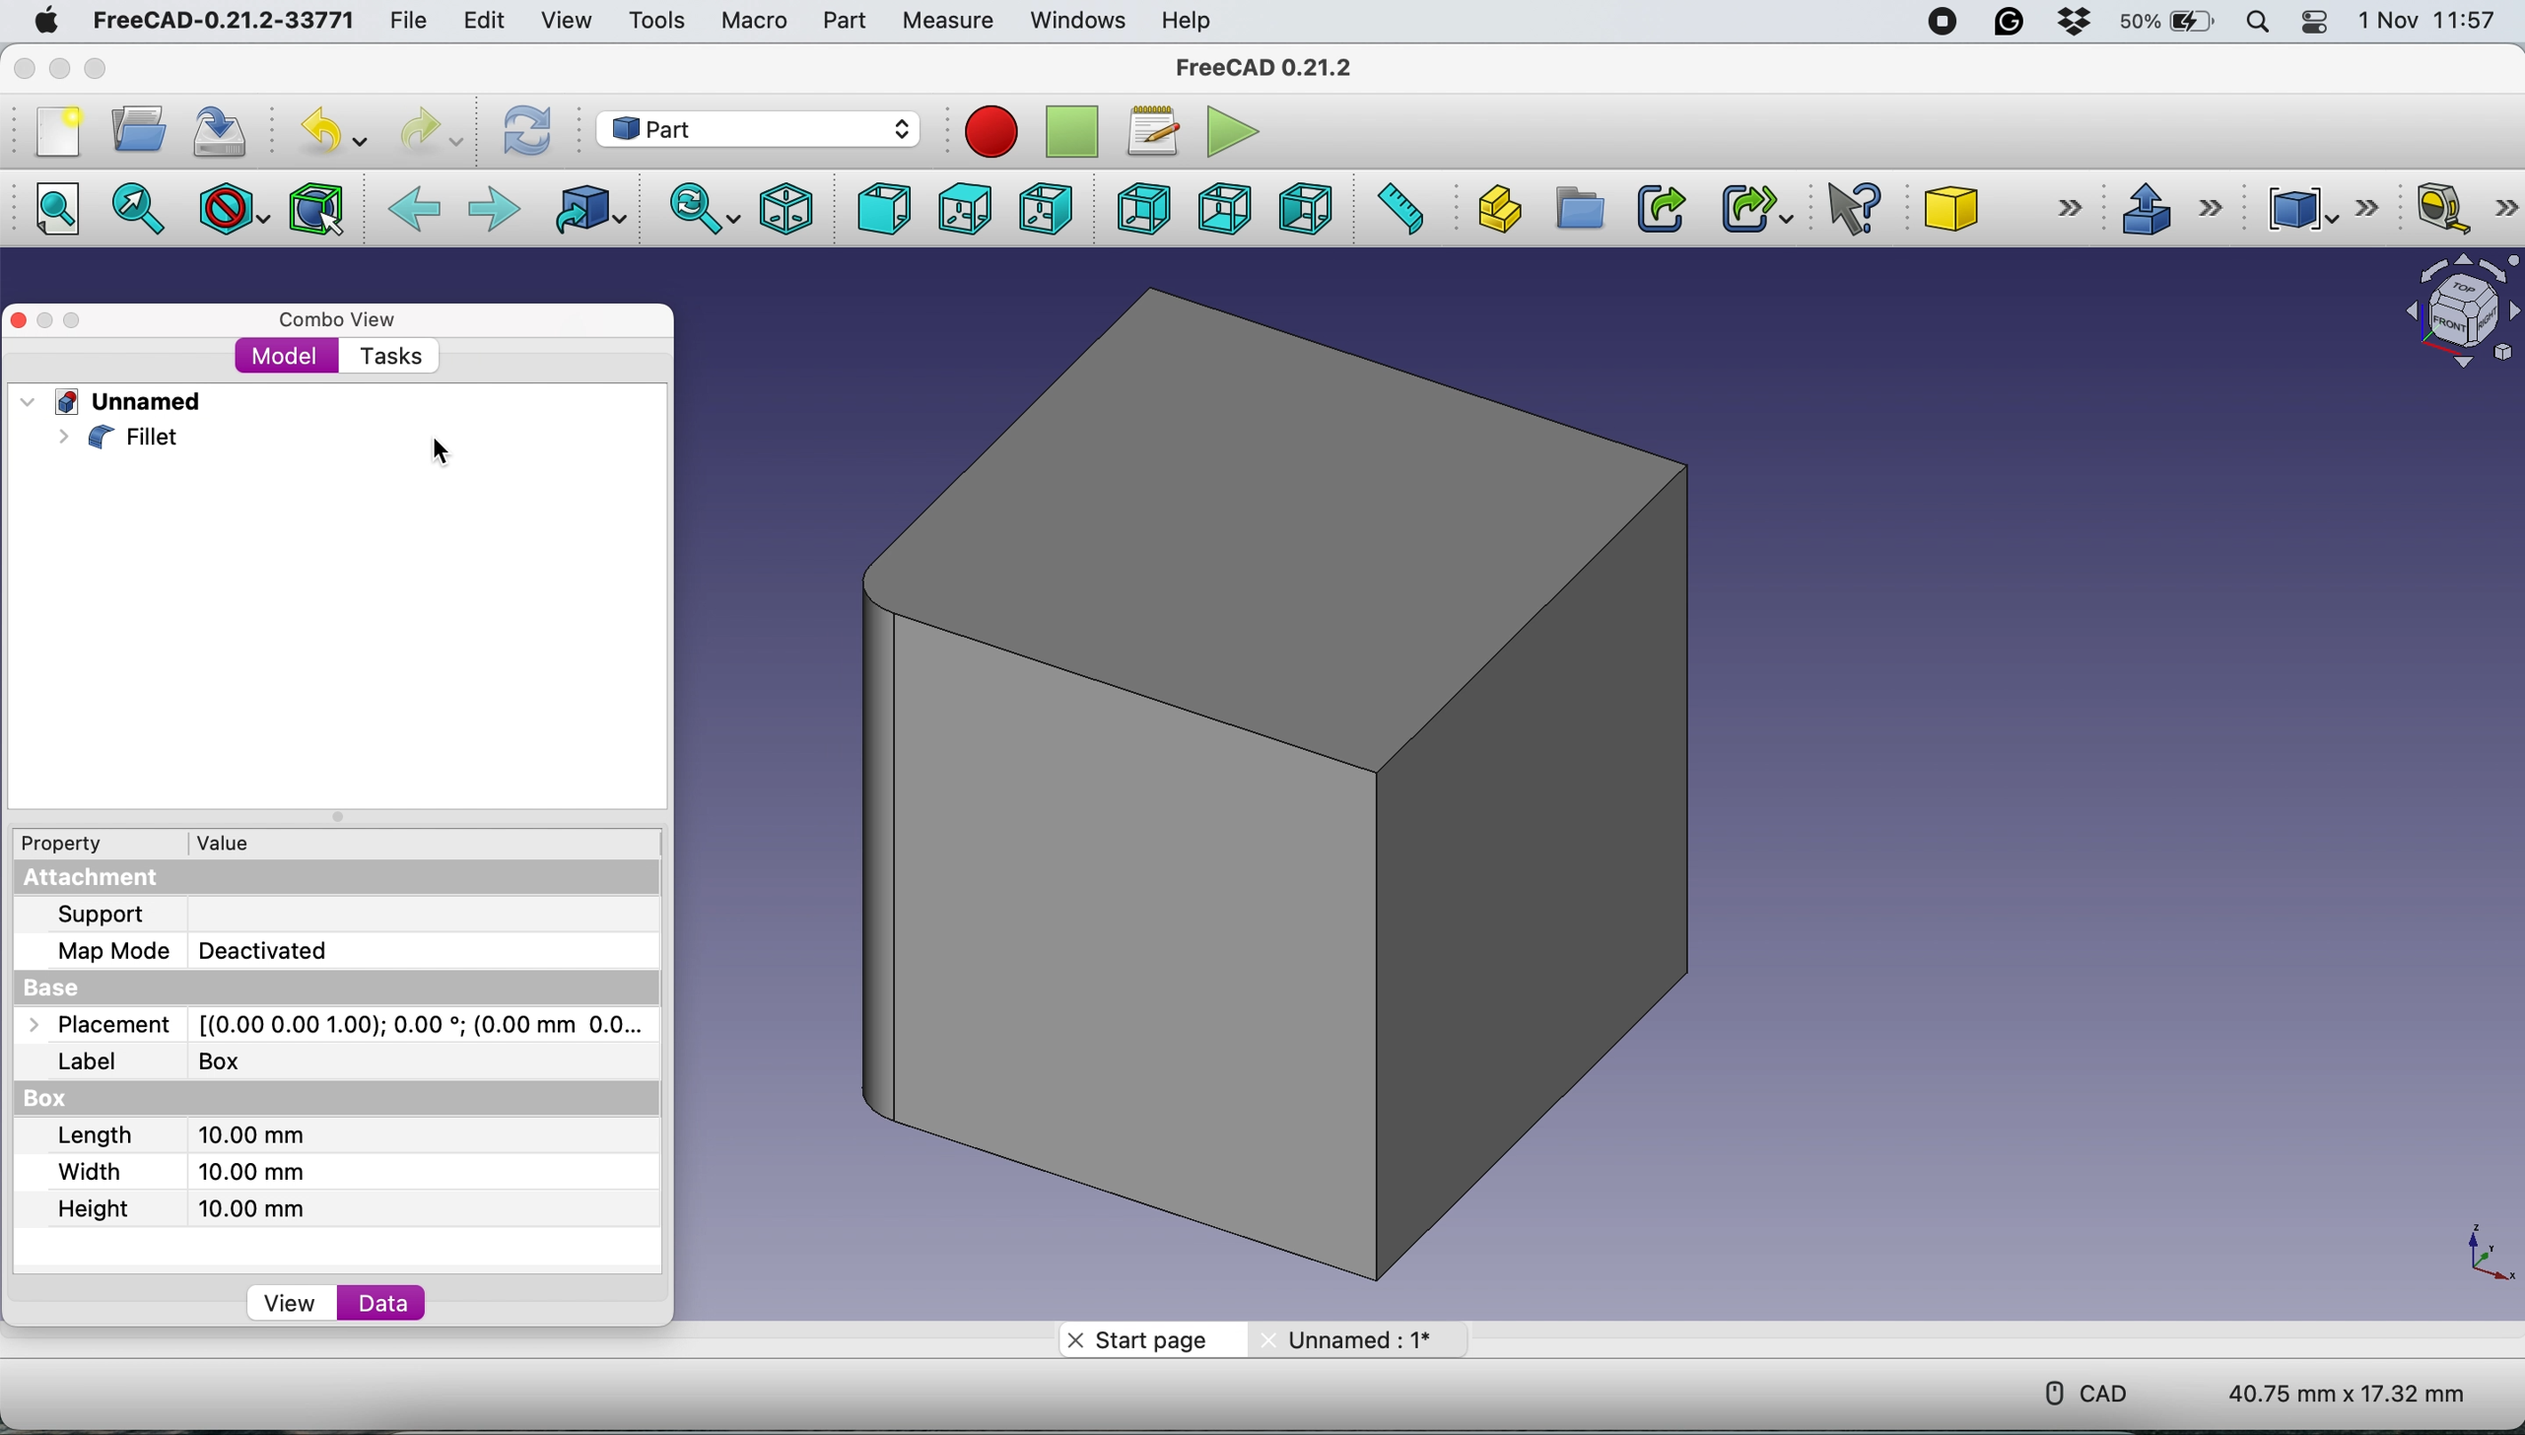  What do you see at coordinates (387, 1305) in the screenshot?
I see `data` at bounding box center [387, 1305].